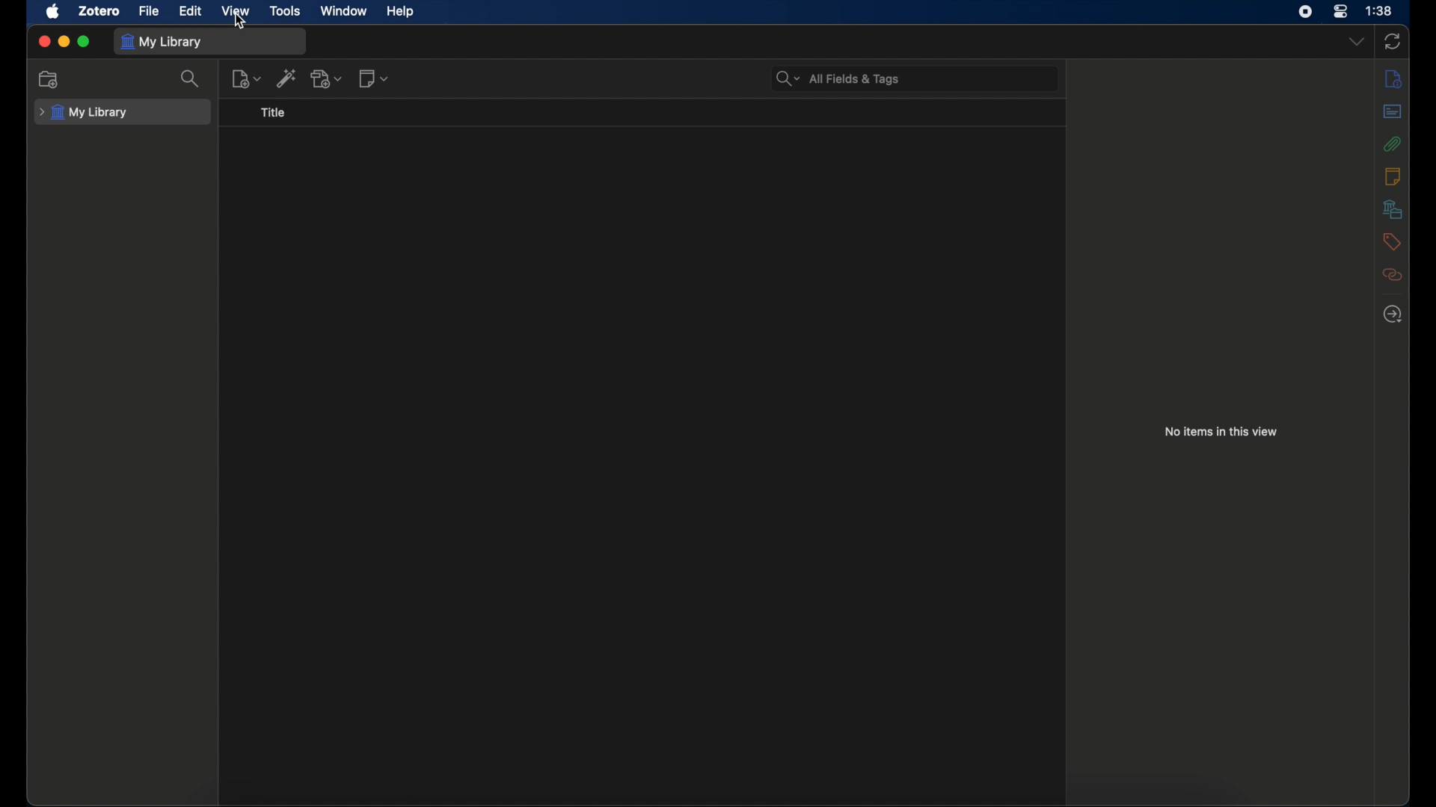 The height and width of the screenshot is (807, 1436). What do you see at coordinates (344, 11) in the screenshot?
I see `window` at bounding box center [344, 11].